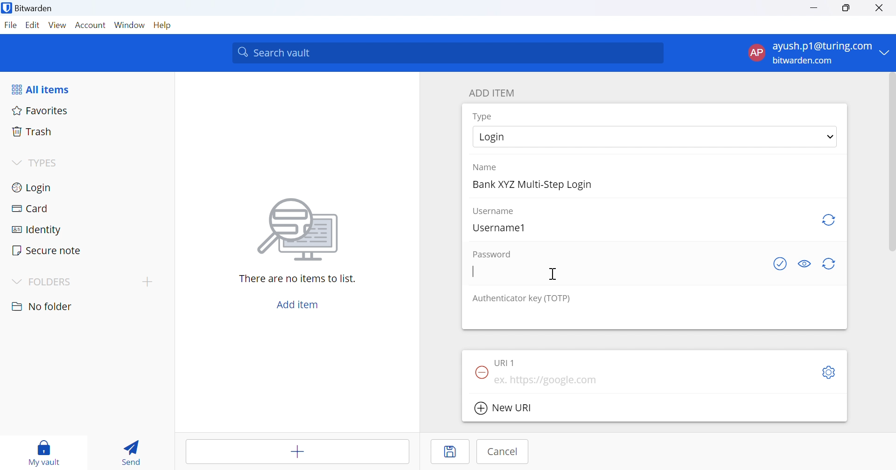  What do you see at coordinates (29, 10) in the screenshot?
I see `Bitwarden` at bounding box center [29, 10].